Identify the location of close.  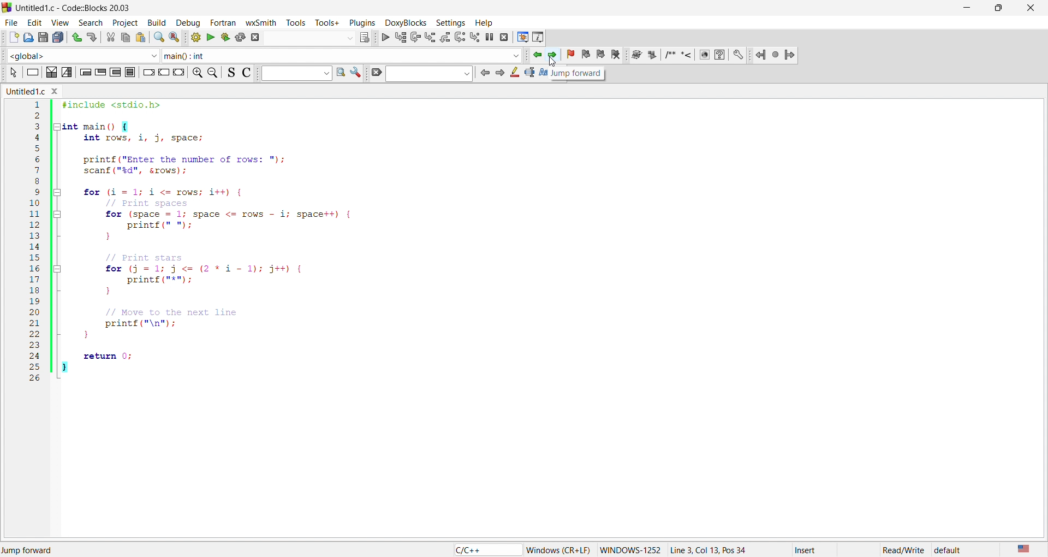
(1029, 7).